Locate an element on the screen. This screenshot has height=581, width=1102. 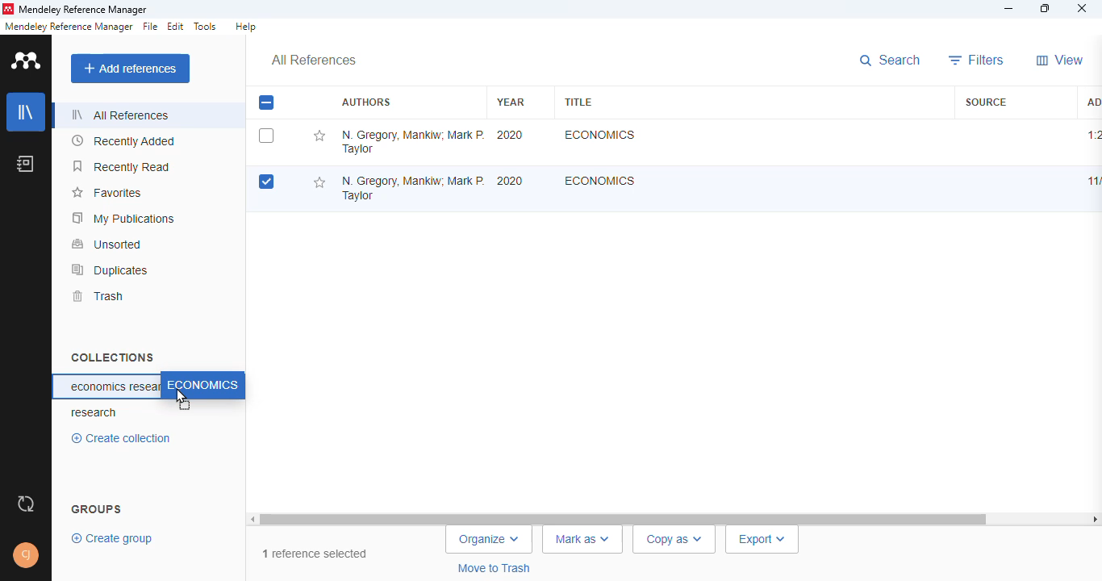
economics is located at coordinates (202, 386).